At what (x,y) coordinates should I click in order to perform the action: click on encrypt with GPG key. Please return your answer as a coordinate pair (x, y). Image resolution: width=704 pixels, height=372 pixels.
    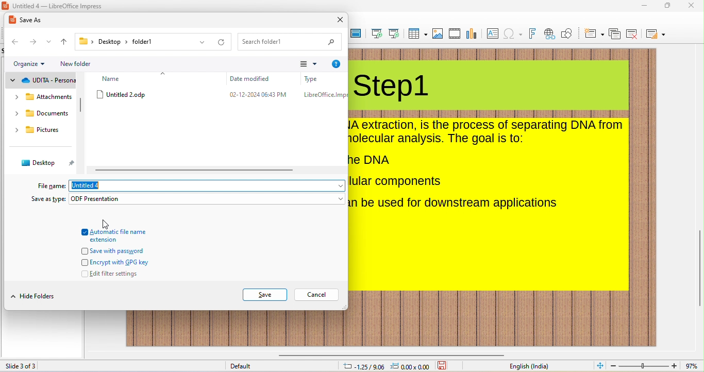
    Looking at the image, I should click on (125, 262).